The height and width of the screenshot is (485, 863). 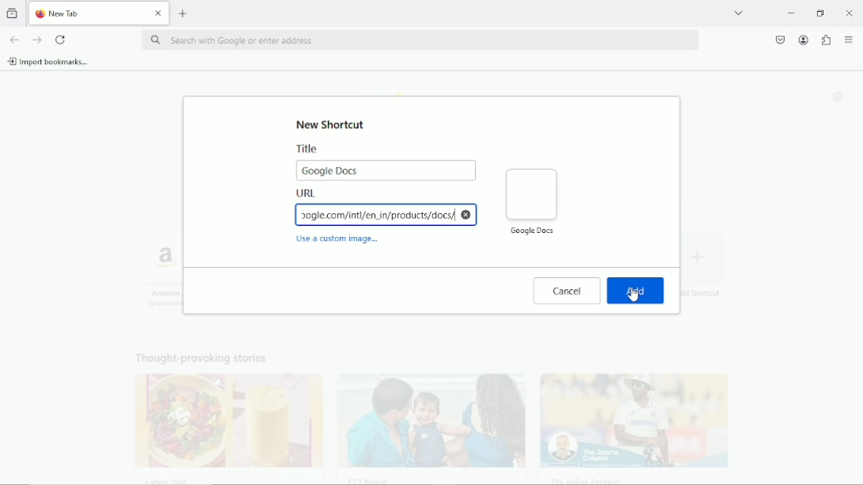 What do you see at coordinates (159, 13) in the screenshot?
I see `Close Tab` at bounding box center [159, 13].